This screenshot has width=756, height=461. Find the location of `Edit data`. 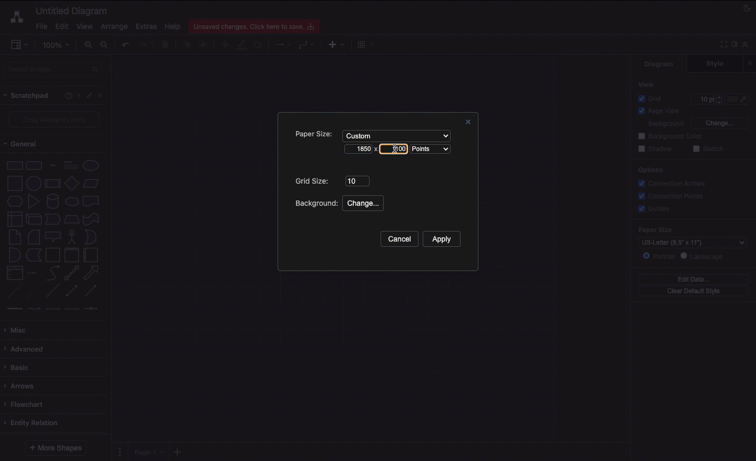

Edit data is located at coordinates (693, 279).